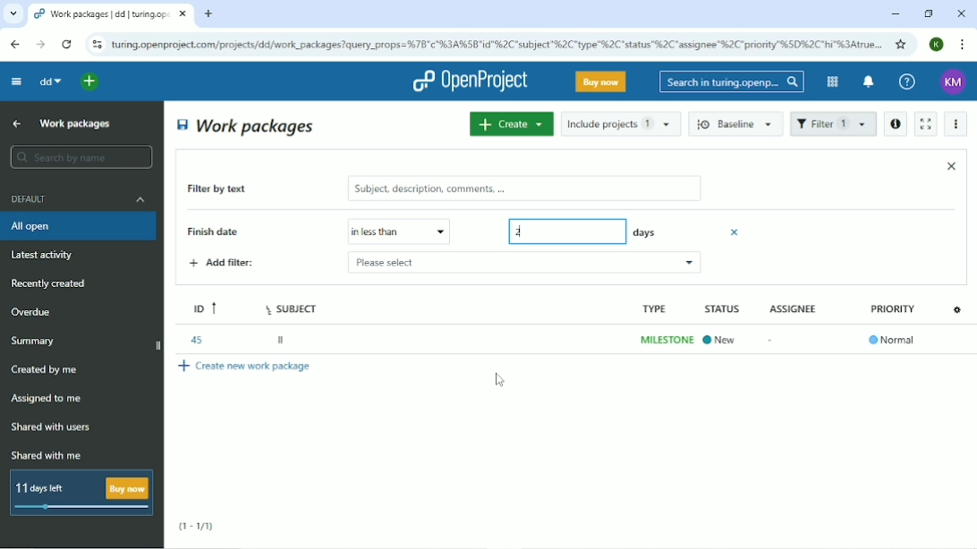  Describe the element at coordinates (47, 370) in the screenshot. I see `Created by me` at that location.